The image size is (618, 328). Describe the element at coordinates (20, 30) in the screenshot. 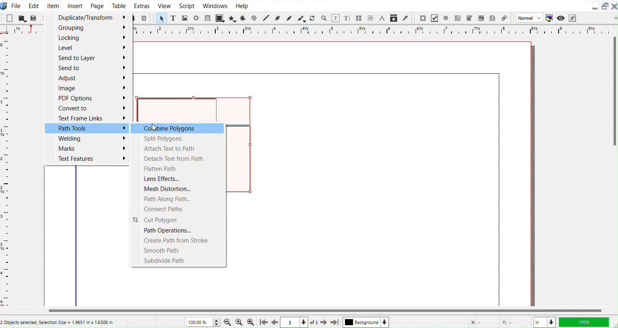

I see `vertical scale` at that location.